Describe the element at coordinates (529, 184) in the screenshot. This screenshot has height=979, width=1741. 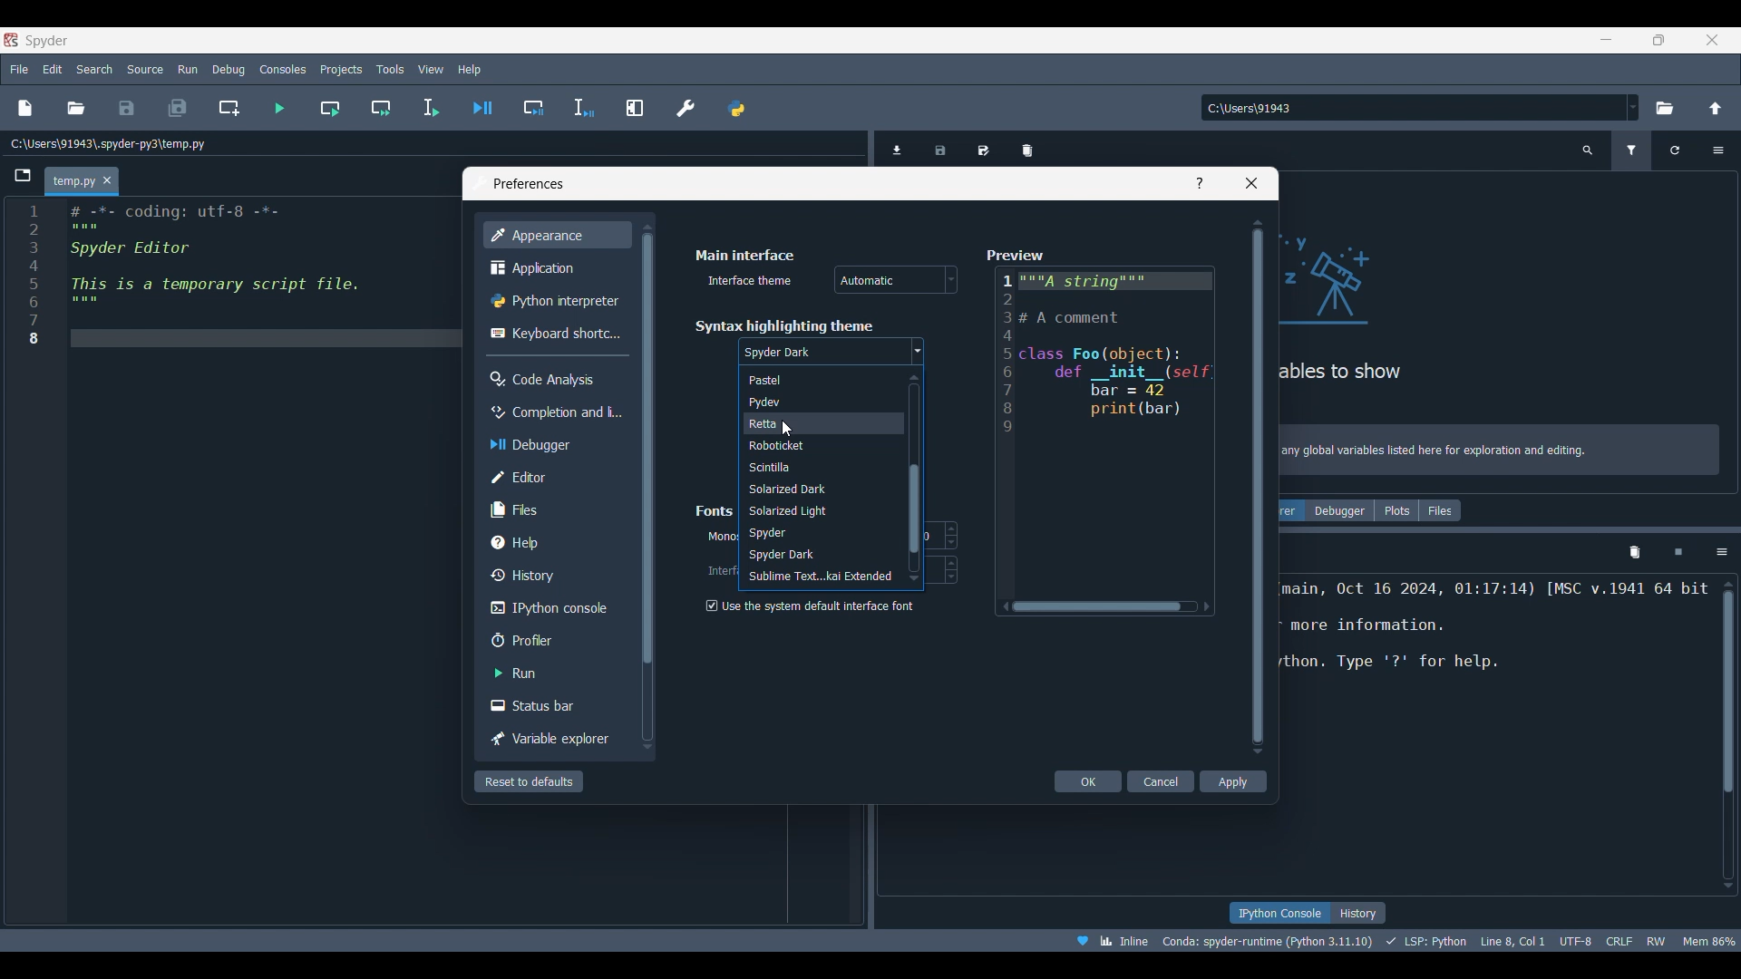
I see `Window title` at that location.